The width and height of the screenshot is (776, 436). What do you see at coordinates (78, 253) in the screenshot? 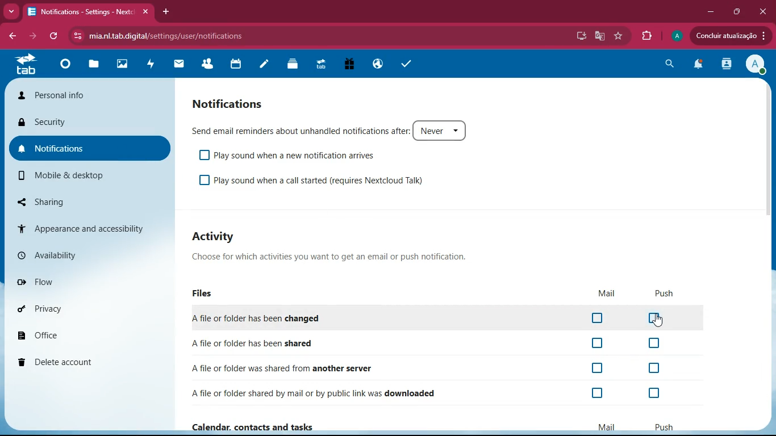
I see `availability` at bounding box center [78, 253].